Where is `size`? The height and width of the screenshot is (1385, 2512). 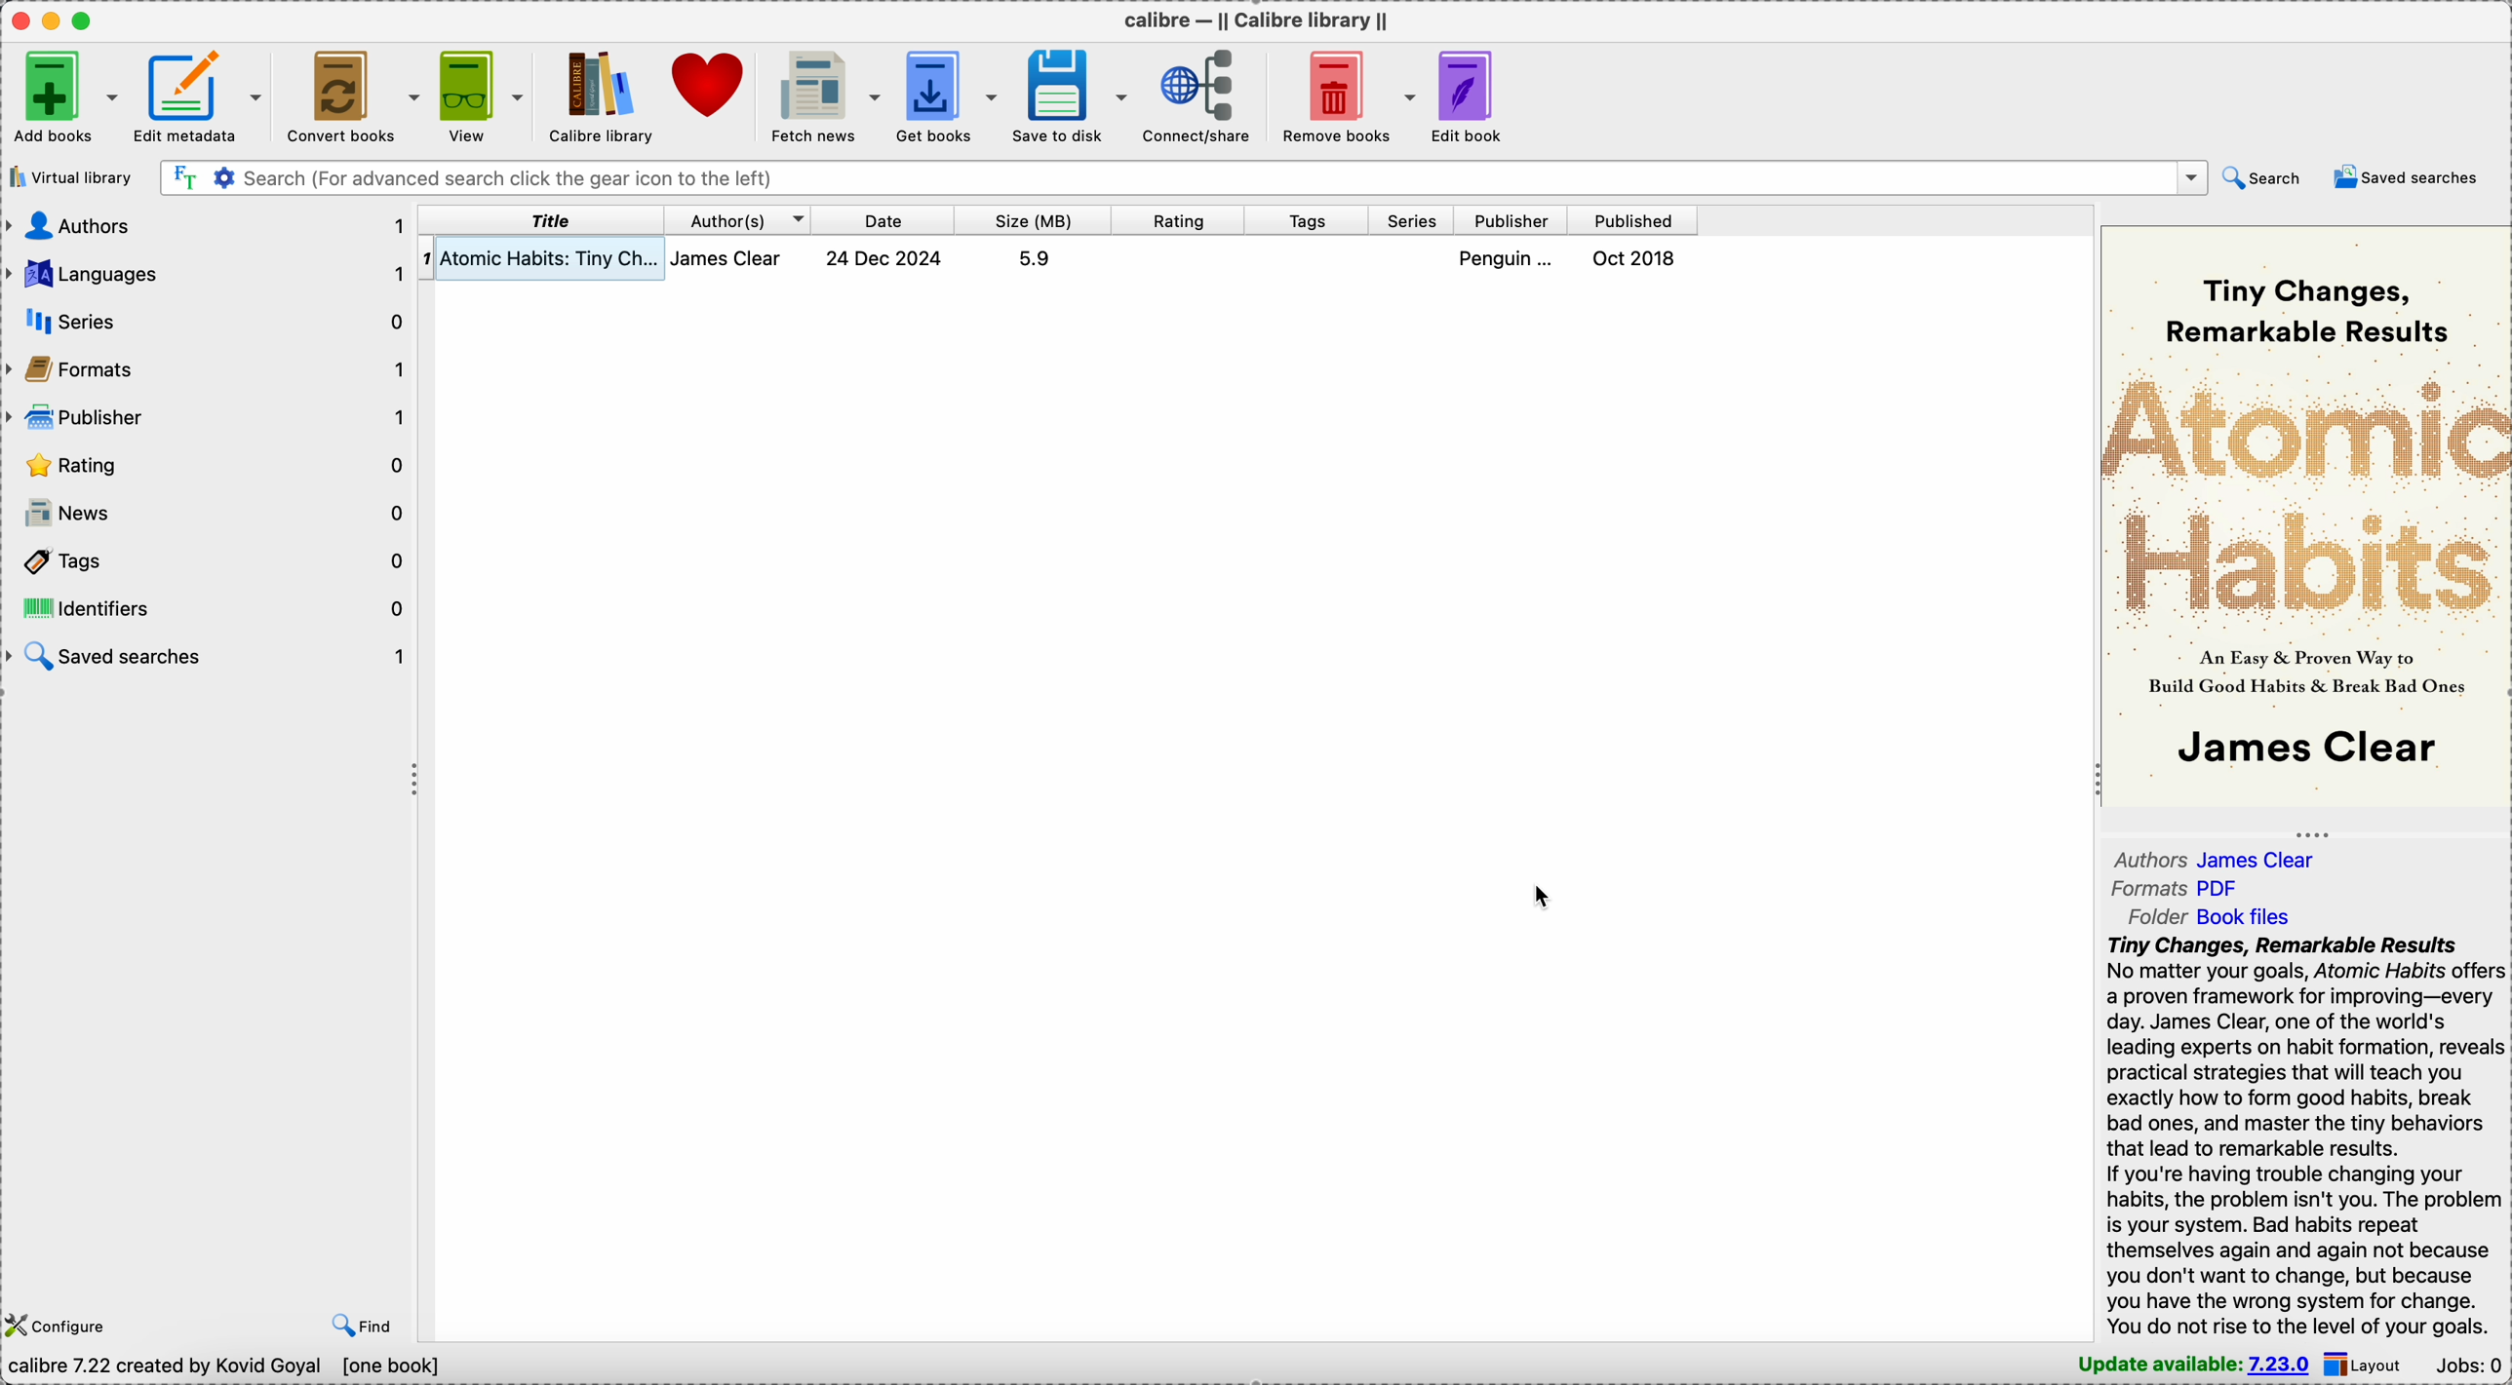 size is located at coordinates (1034, 220).